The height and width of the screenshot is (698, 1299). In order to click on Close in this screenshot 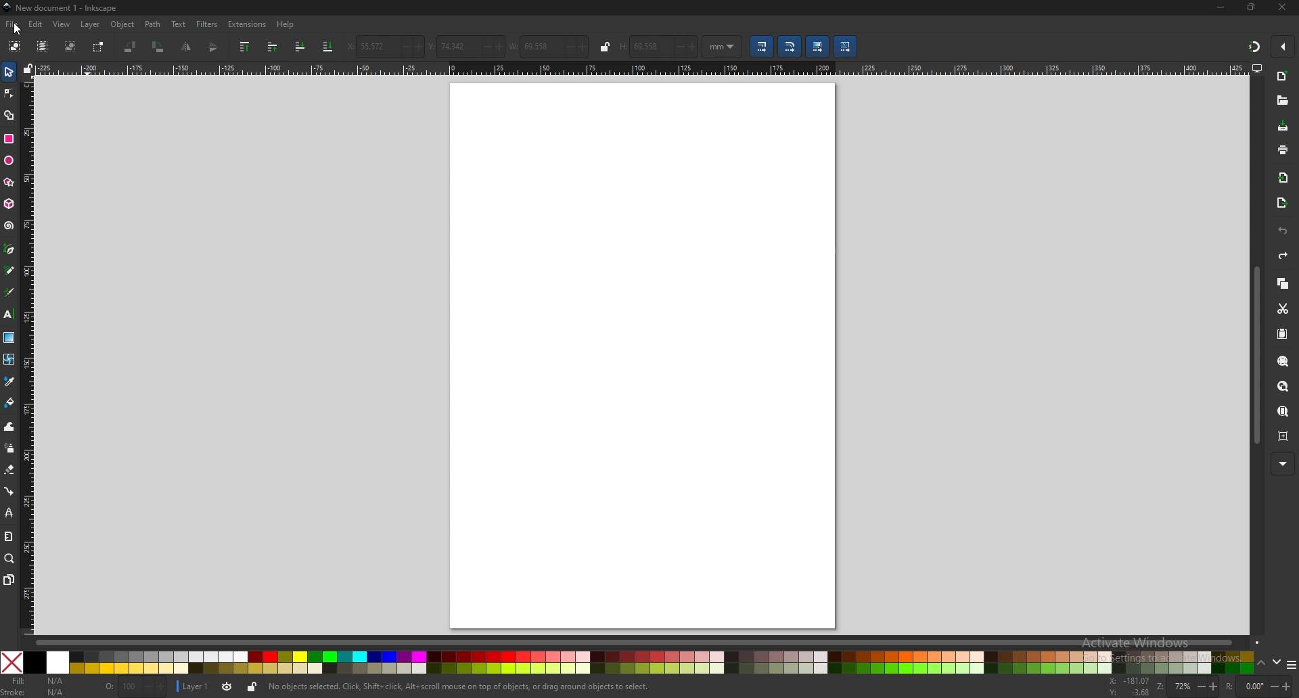, I will do `click(12, 661)`.